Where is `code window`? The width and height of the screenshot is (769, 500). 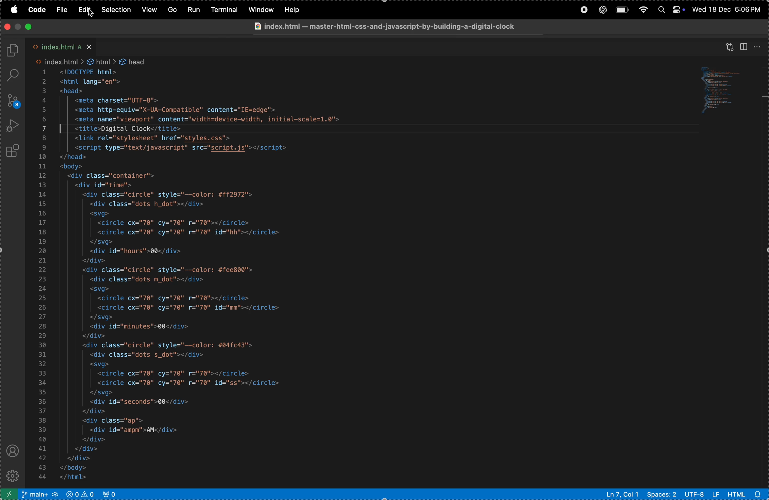 code window is located at coordinates (723, 92).